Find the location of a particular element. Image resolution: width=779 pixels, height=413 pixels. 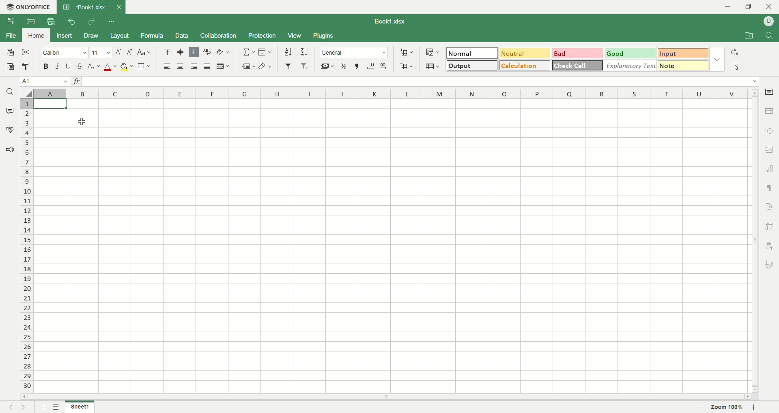

collaboration is located at coordinates (219, 35).